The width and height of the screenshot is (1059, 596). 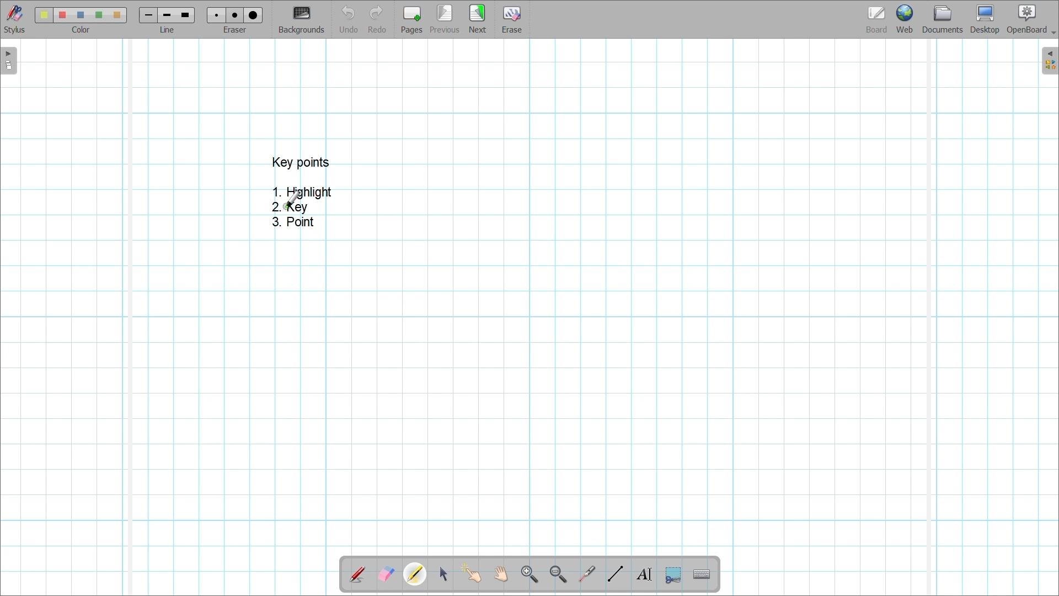 I want to click on Change background, so click(x=301, y=19).